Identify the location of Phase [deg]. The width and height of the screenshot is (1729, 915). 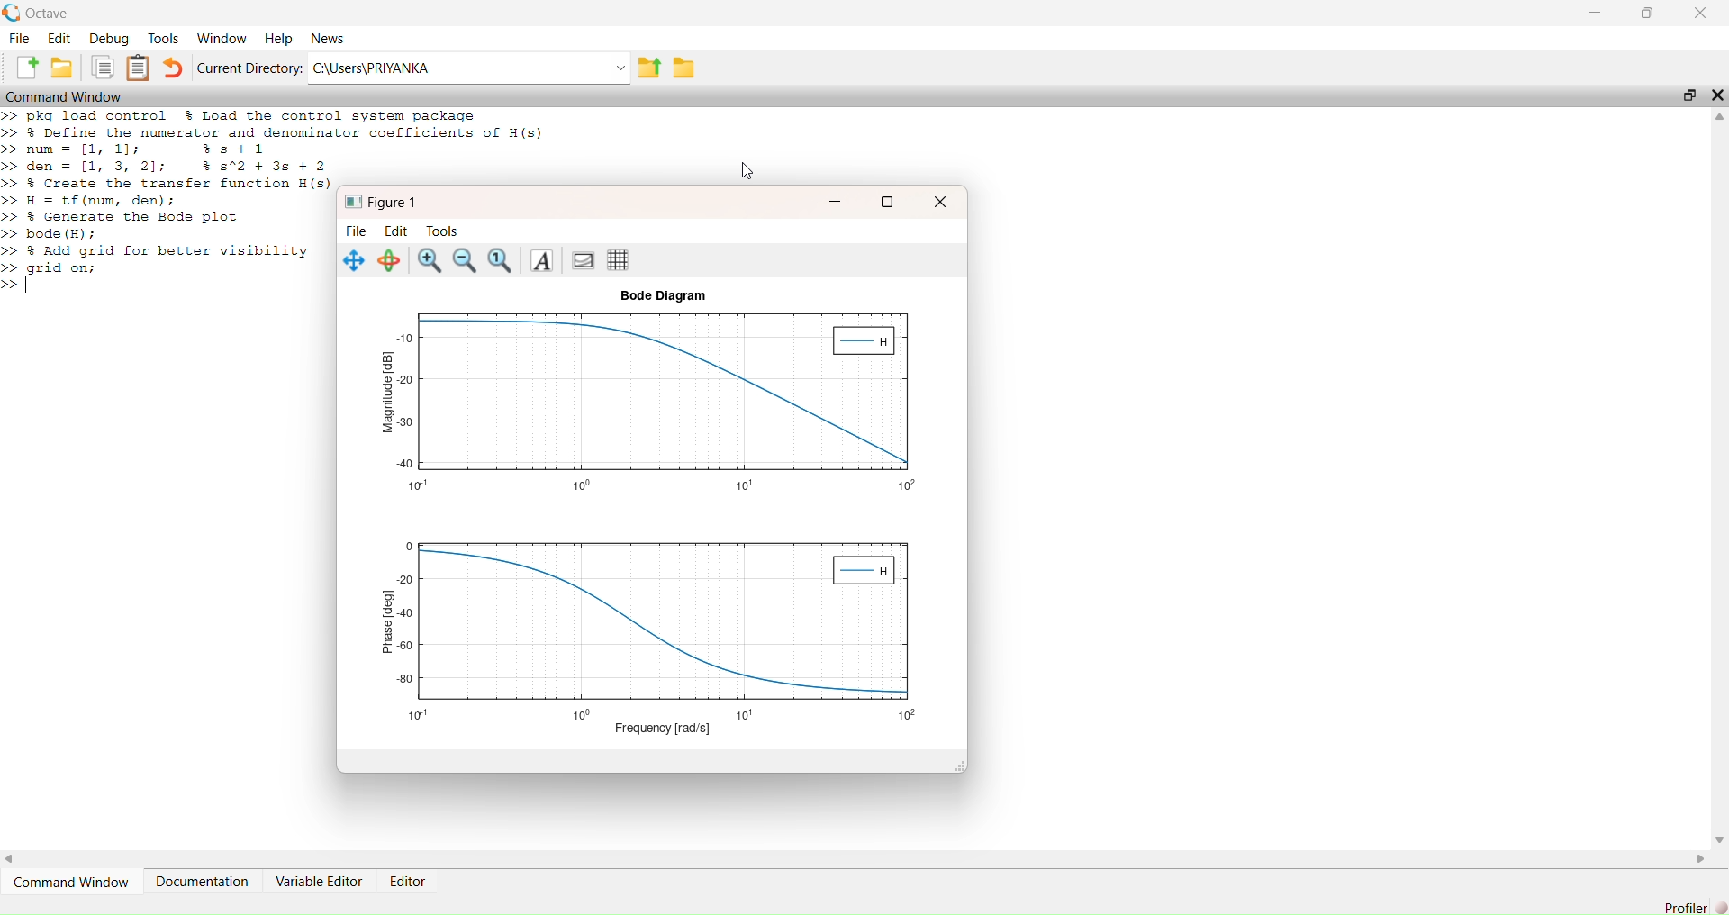
(388, 621).